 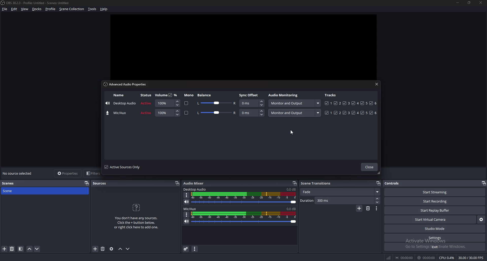 What do you see at coordinates (121, 103) in the screenshot?
I see `name` at bounding box center [121, 103].